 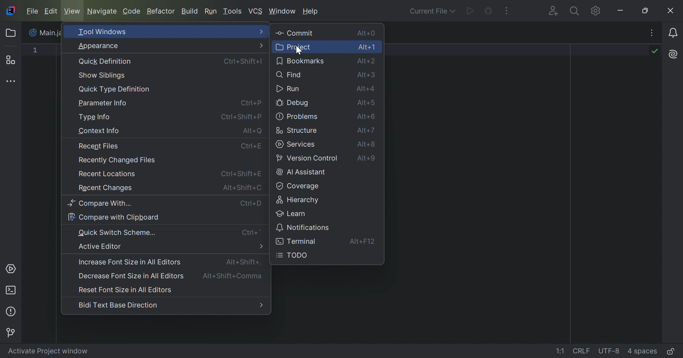 What do you see at coordinates (256, 11) in the screenshot?
I see `VCS` at bounding box center [256, 11].